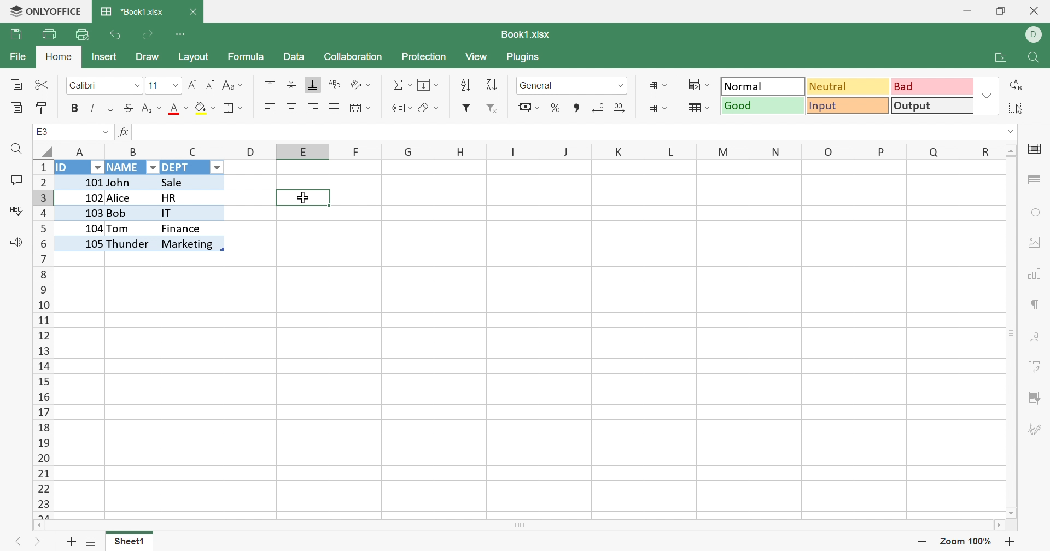  Describe the element at coordinates (966, 542) in the screenshot. I see `Zoom 100%` at that location.